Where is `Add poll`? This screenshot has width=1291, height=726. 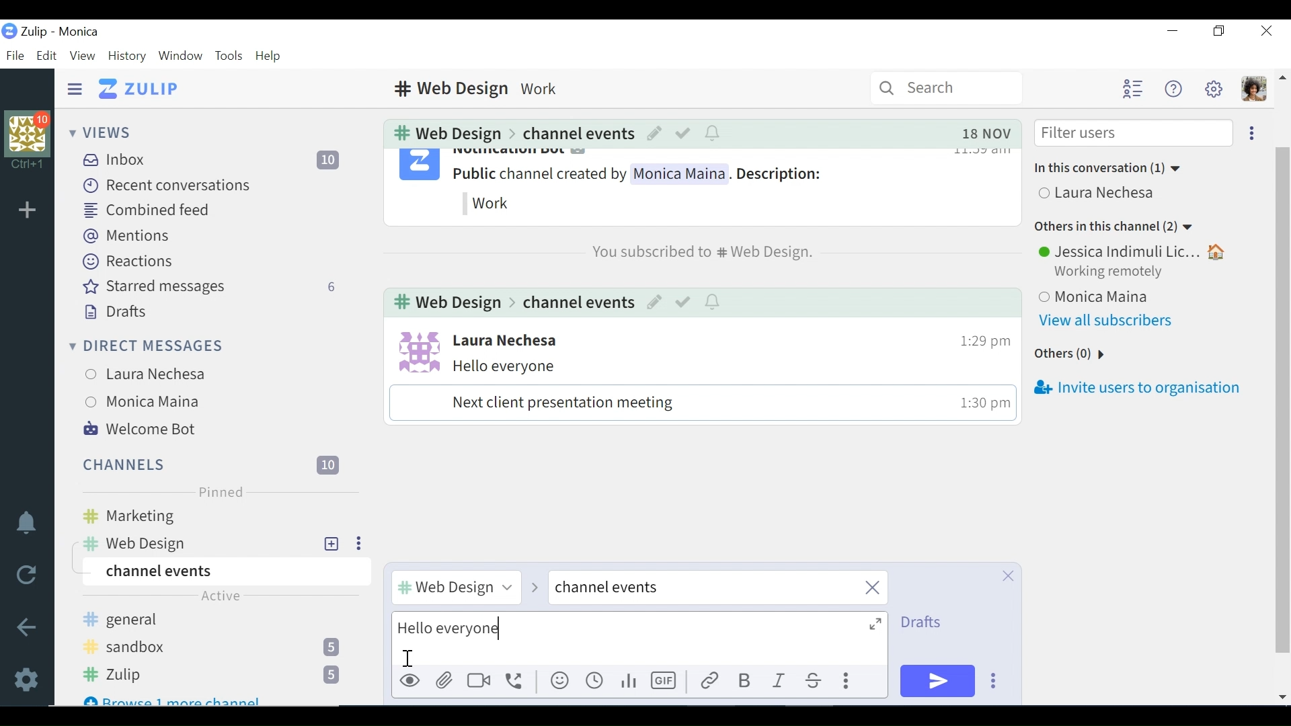
Add poll is located at coordinates (627, 682).